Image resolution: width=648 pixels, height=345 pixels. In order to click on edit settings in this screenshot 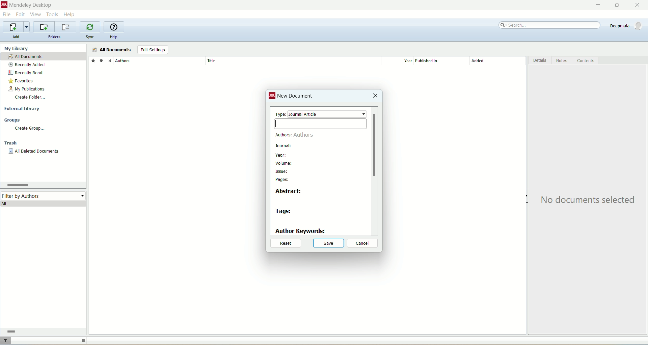, I will do `click(153, 50)`.